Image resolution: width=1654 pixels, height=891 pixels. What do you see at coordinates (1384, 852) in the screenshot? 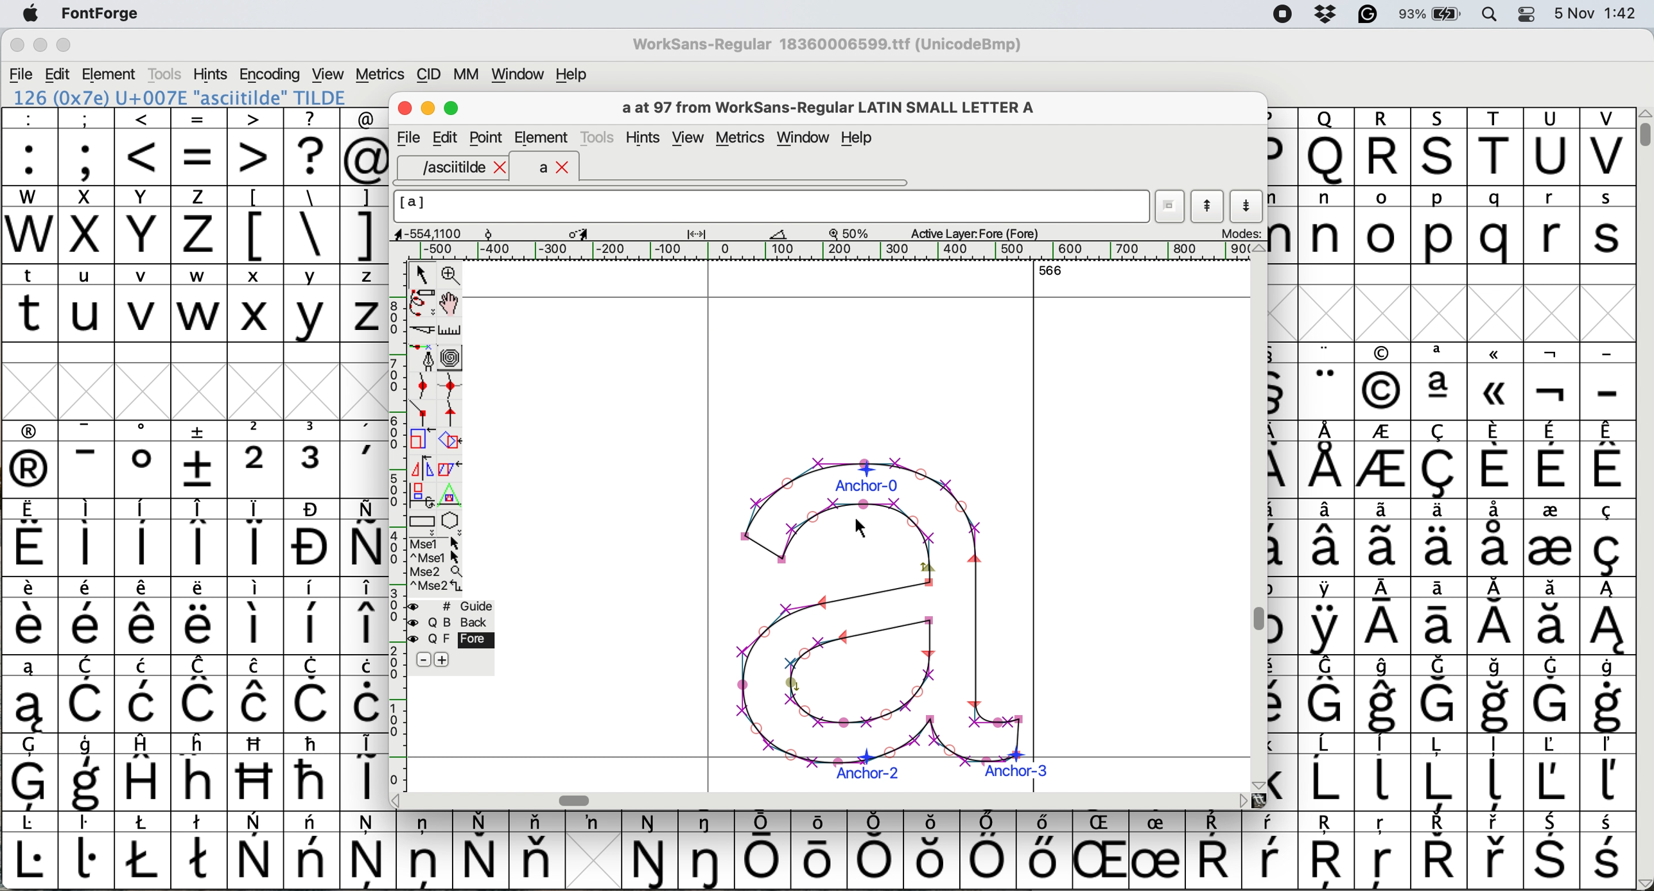
I see `` at bounding box center [1384, 852].